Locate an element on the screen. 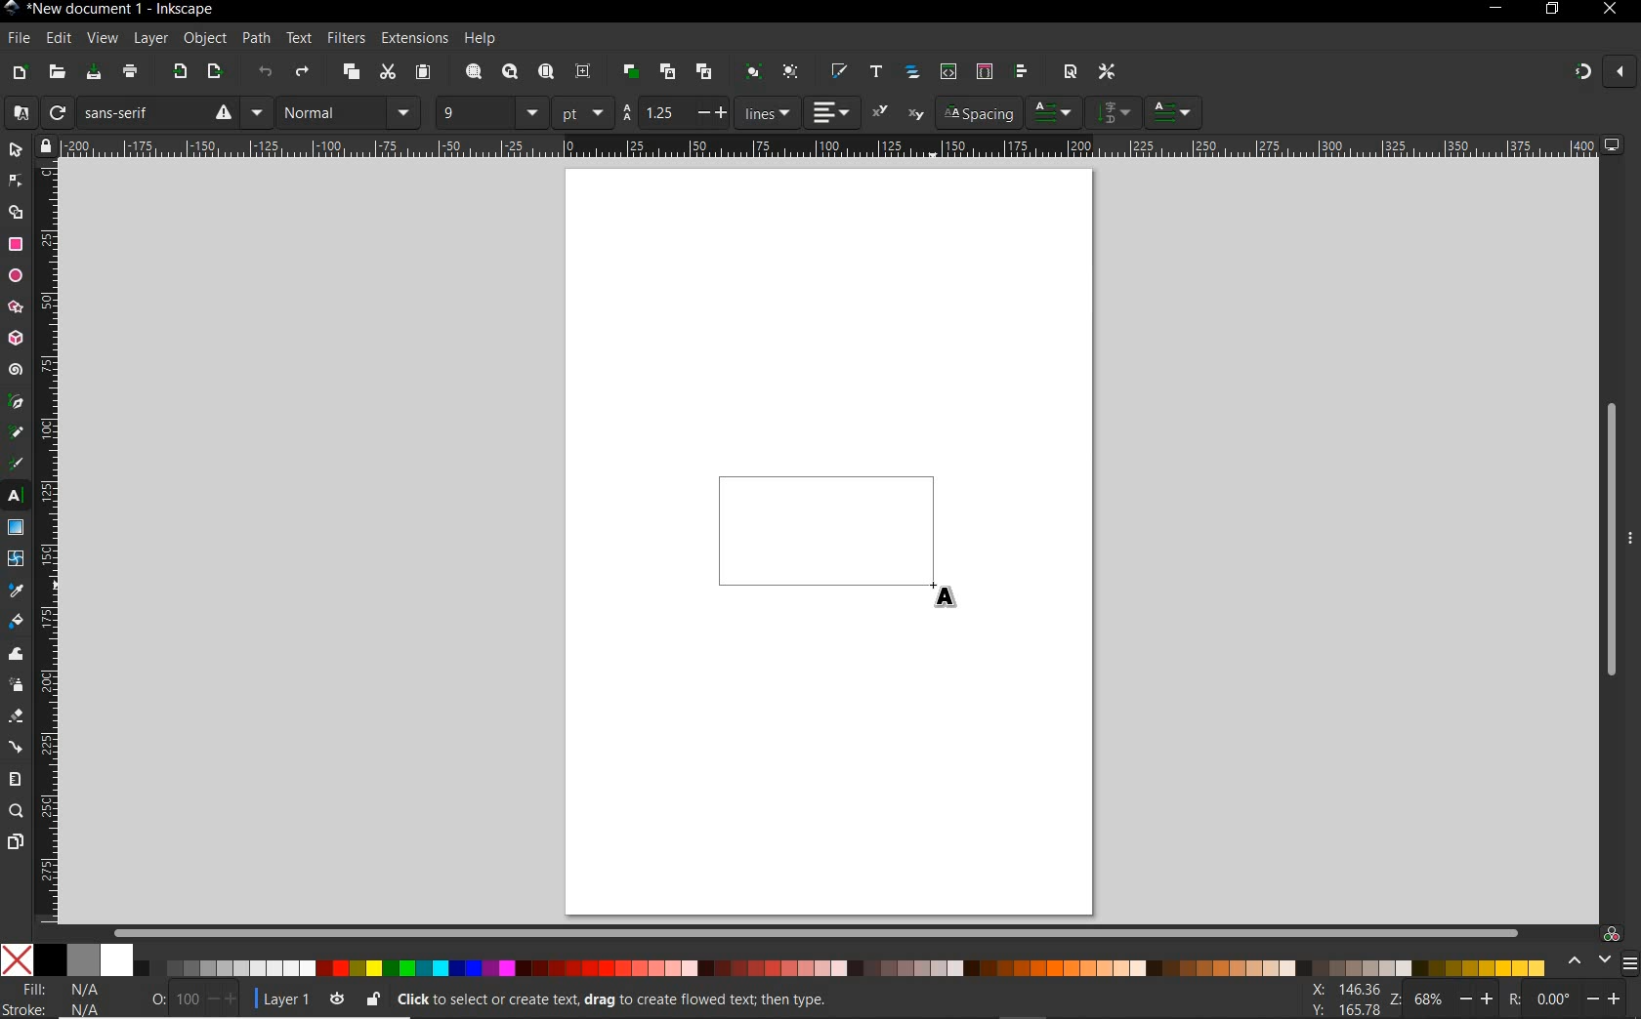 The image size is (1641, 1019). canvas is located at coordinates (830, 538).